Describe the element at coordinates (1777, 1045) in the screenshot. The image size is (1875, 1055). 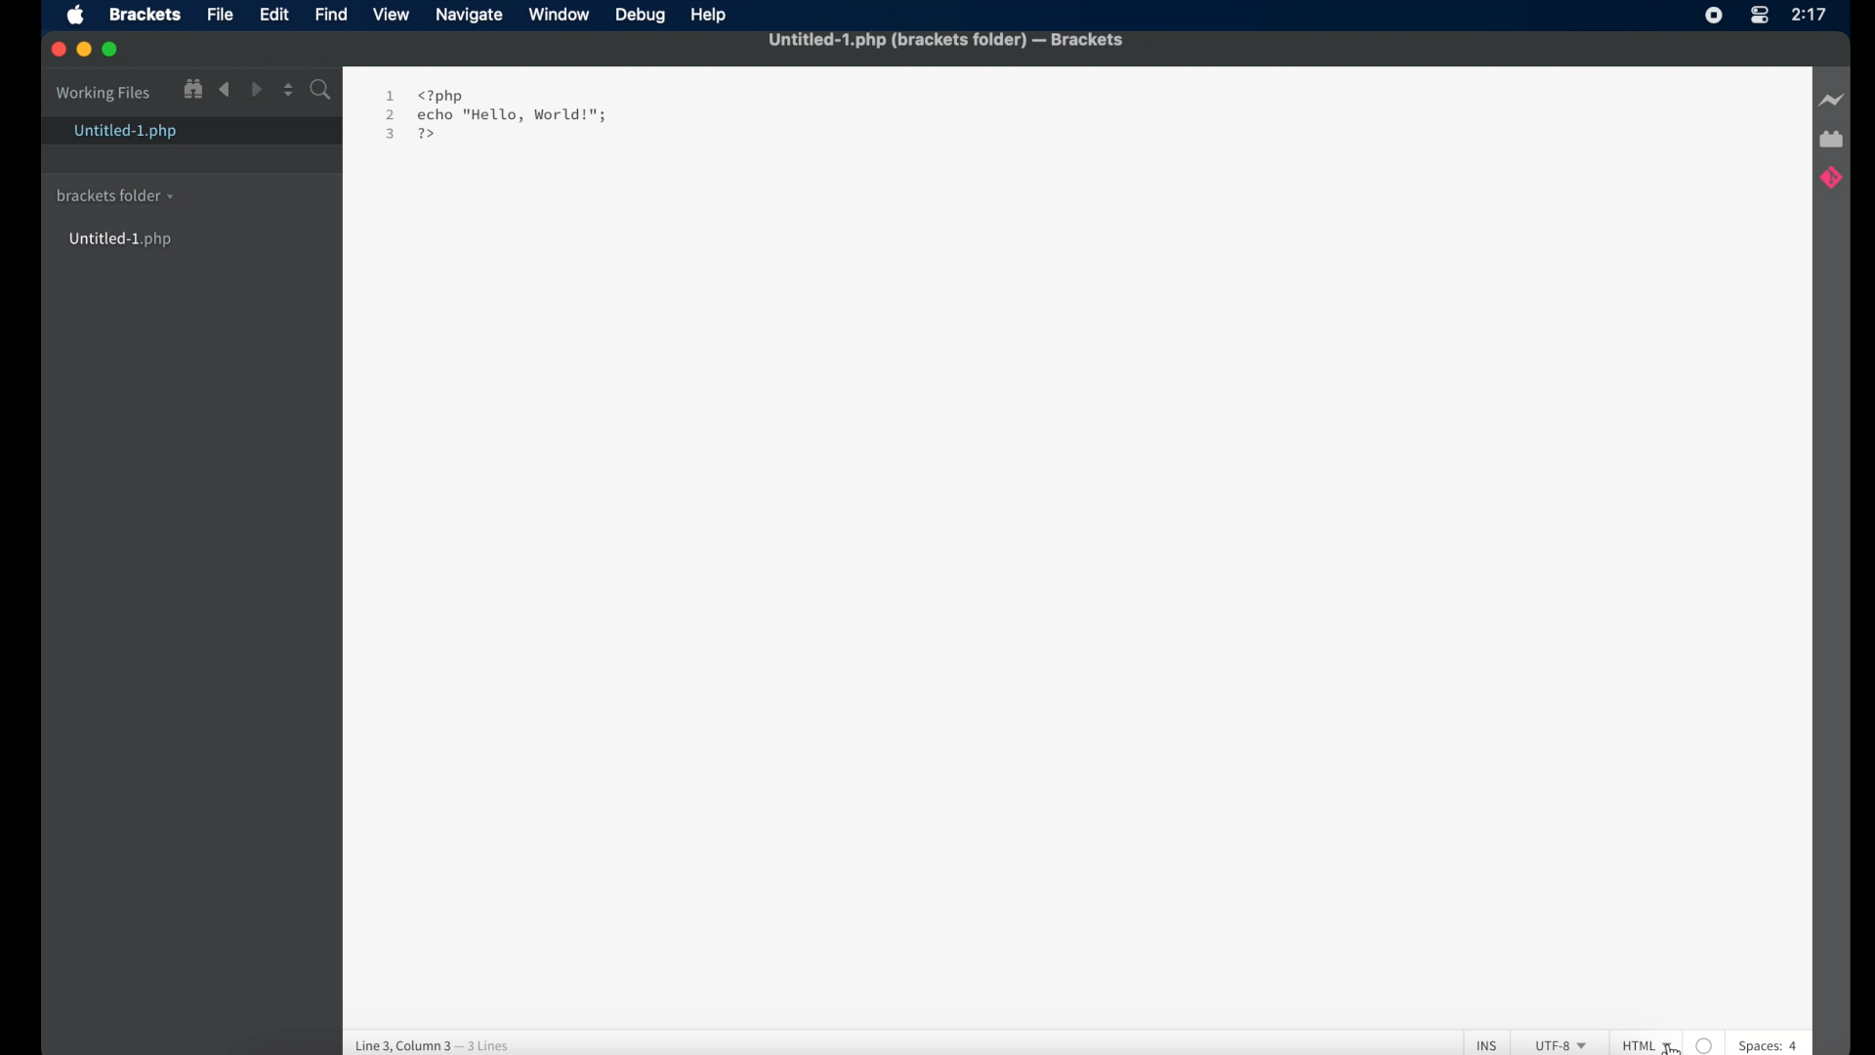
I see `spaces: 4` at that location.